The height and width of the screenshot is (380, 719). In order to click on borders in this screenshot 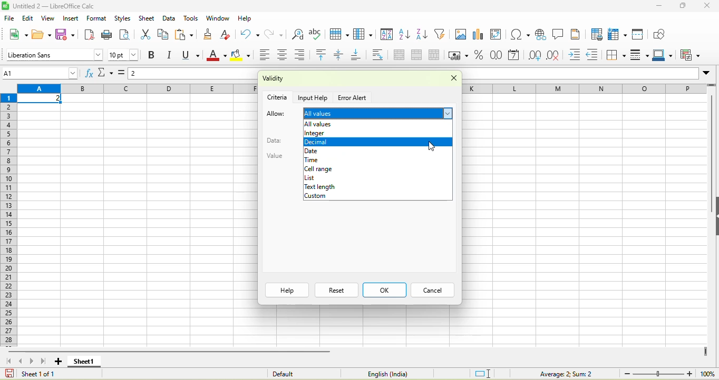, I will do `click(617, 55)`.